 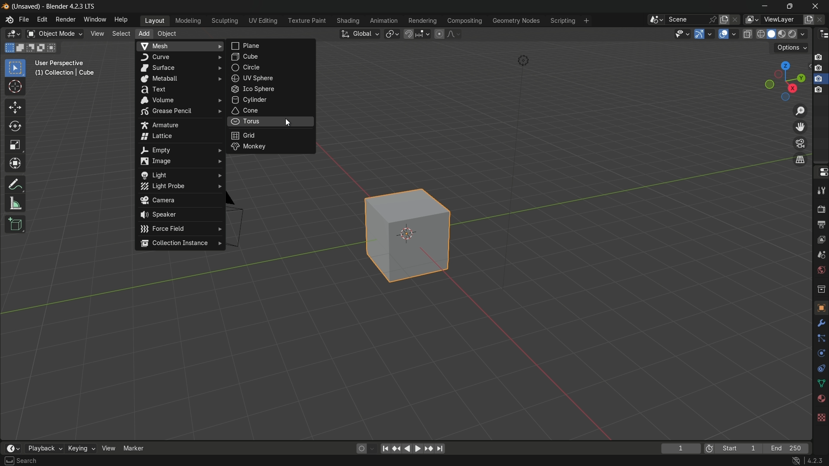 I want to click on (Unsaved) - Blender 4.2.3 LTS, so click(x=55, y=7).